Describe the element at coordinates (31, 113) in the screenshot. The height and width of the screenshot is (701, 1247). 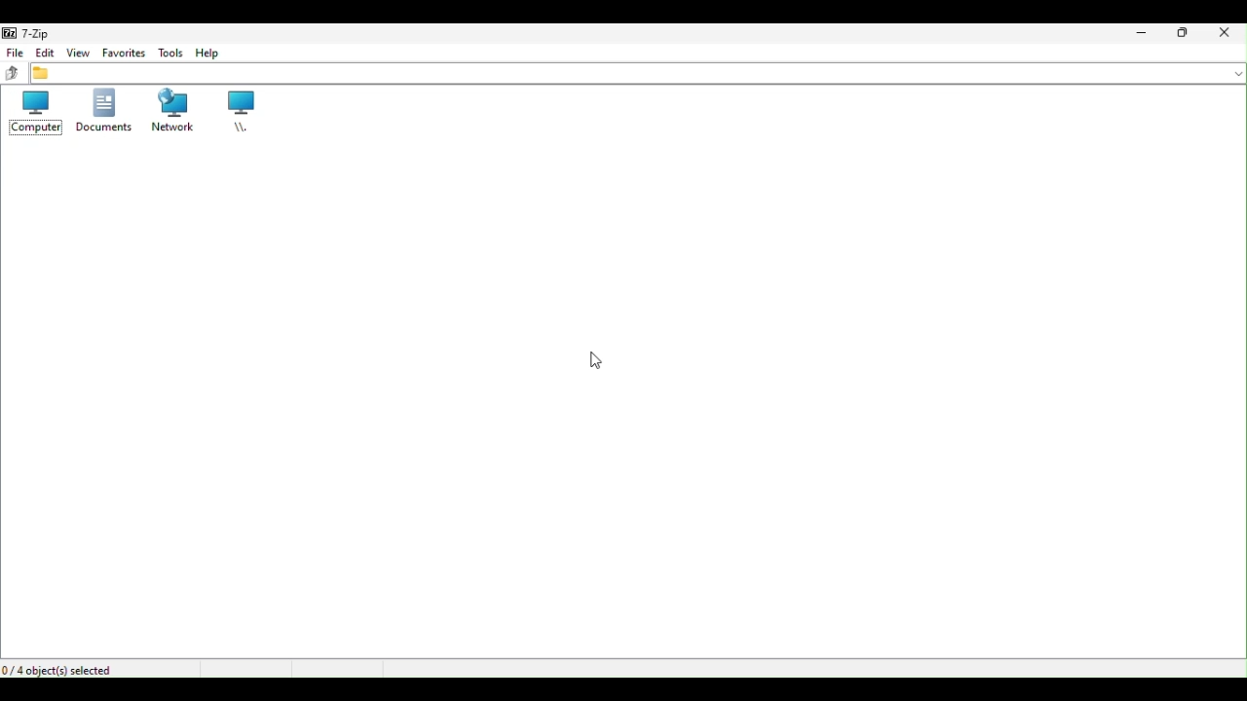
I see `Computer` at that location.